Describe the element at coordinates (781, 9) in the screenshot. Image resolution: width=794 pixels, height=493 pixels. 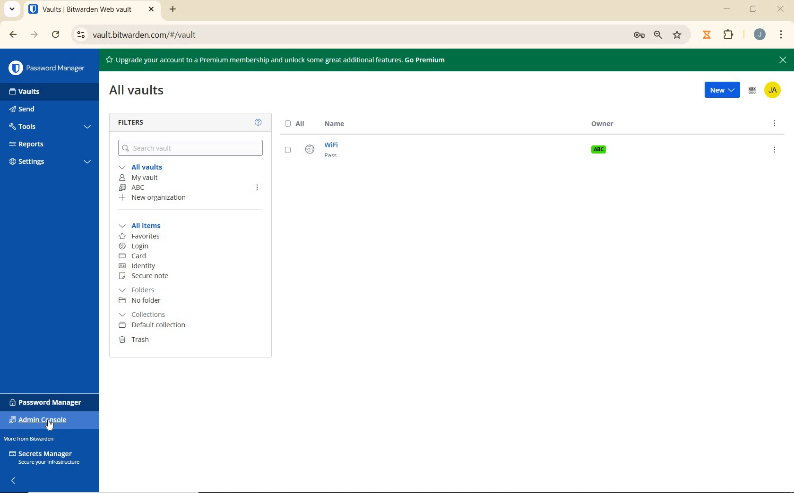
I see `CLOSE` at that location.